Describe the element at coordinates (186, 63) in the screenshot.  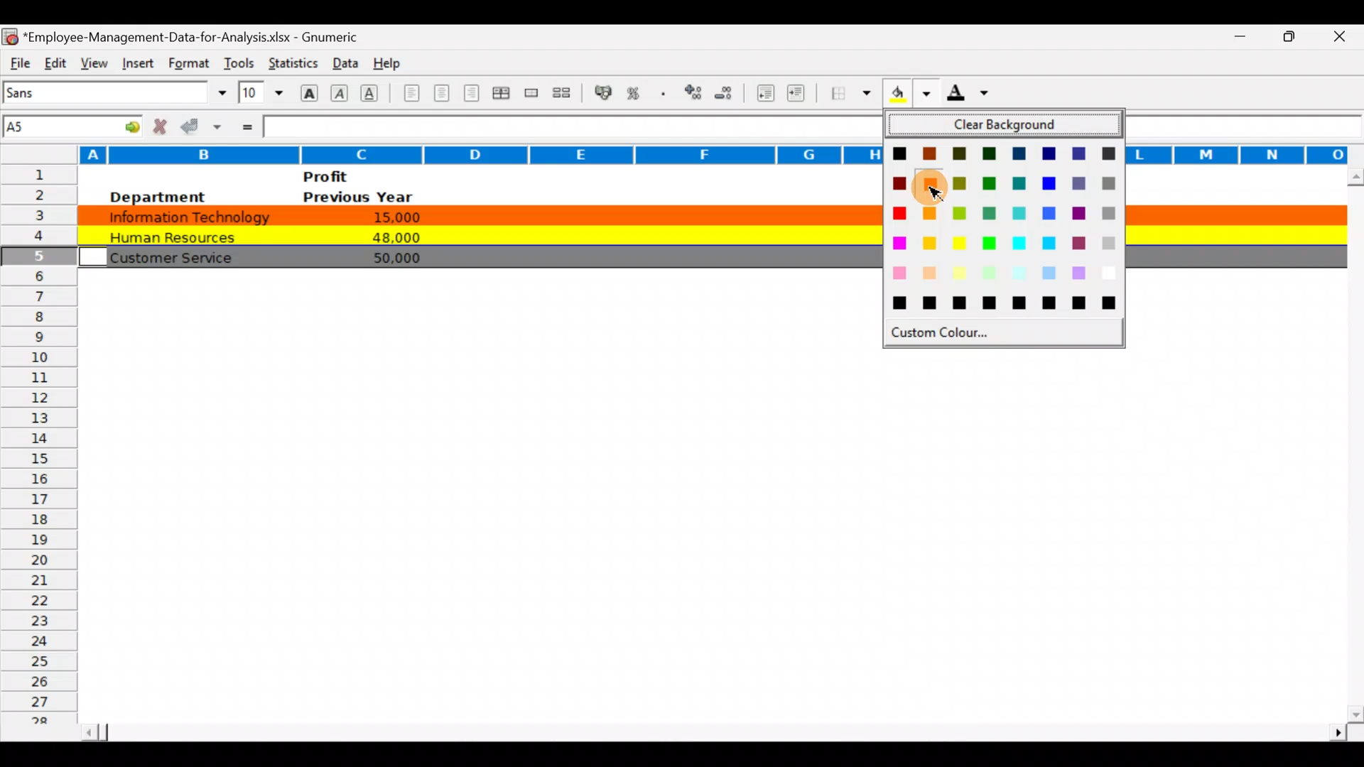
I see `Format` at that location.